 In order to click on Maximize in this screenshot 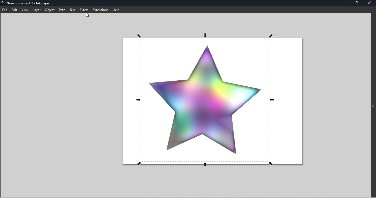, I will do `click(358, 3)`.